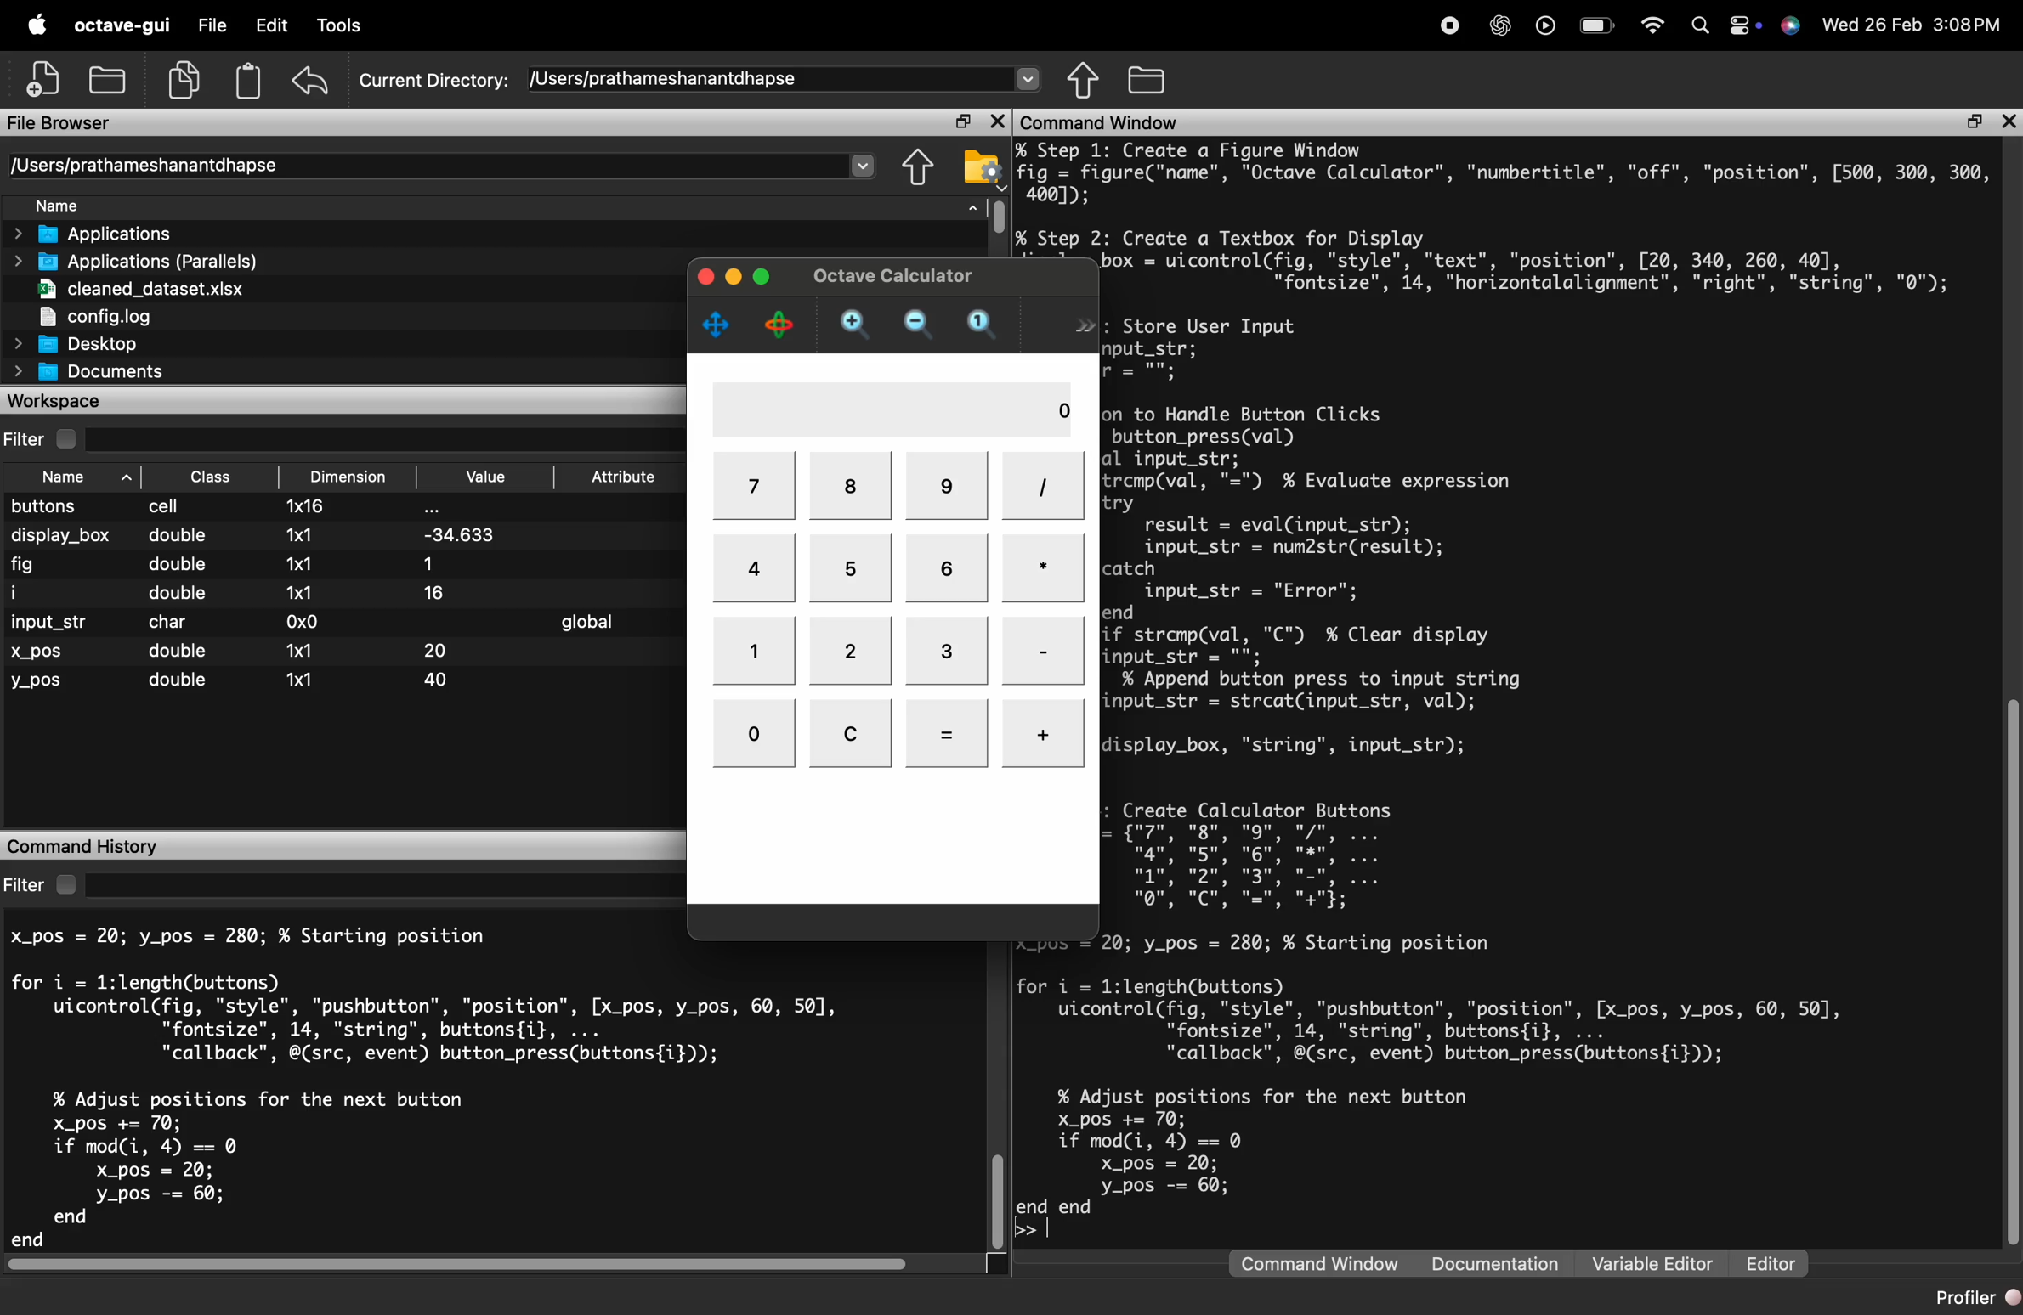  I want to click on close, so click(2007, 123).